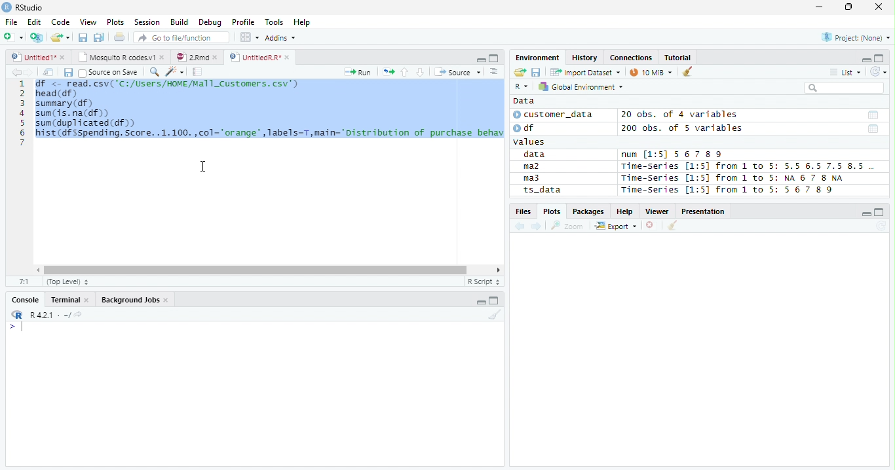  I want to click on 20 obs. of 4 variables, so click(680, 116).